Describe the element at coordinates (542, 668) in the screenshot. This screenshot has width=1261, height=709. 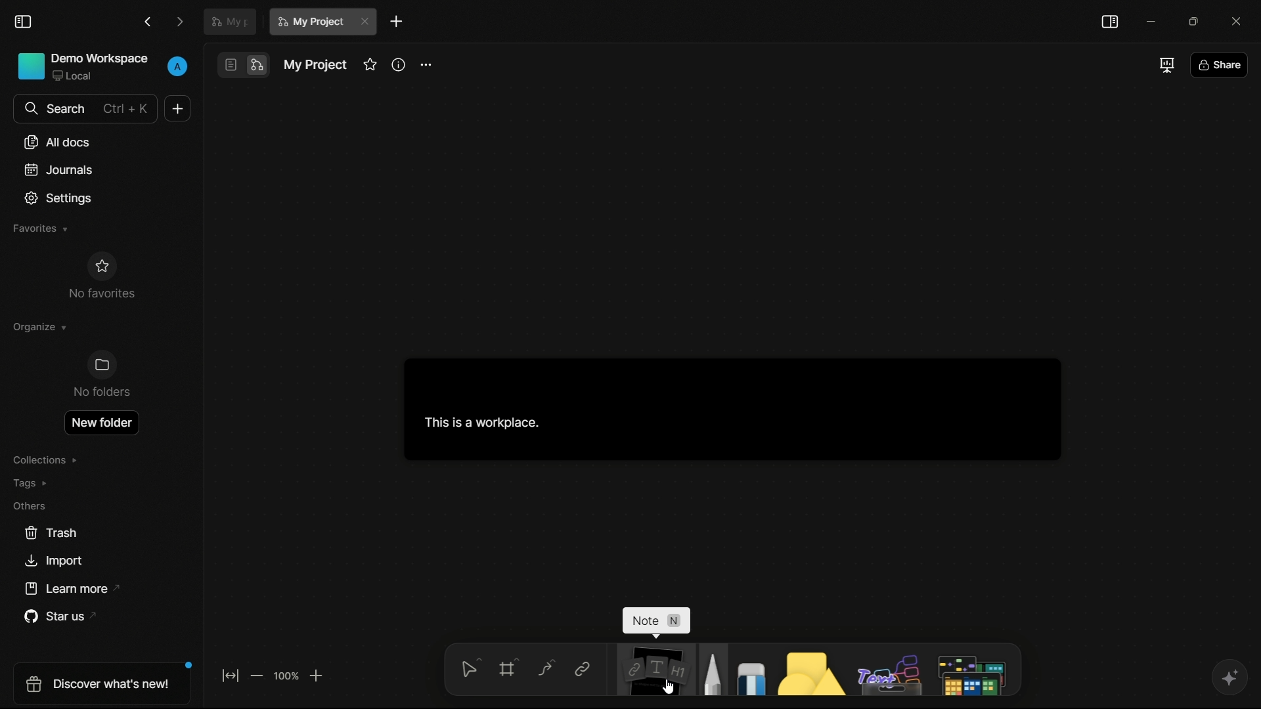
I see `connector` at that location.